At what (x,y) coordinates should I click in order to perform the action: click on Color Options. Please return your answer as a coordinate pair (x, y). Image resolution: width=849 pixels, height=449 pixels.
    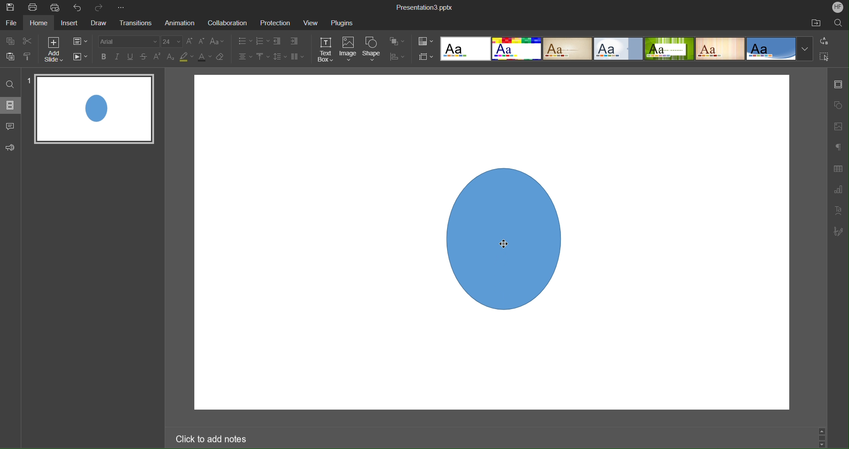
    Looking at the image, I should click on (425, 41).